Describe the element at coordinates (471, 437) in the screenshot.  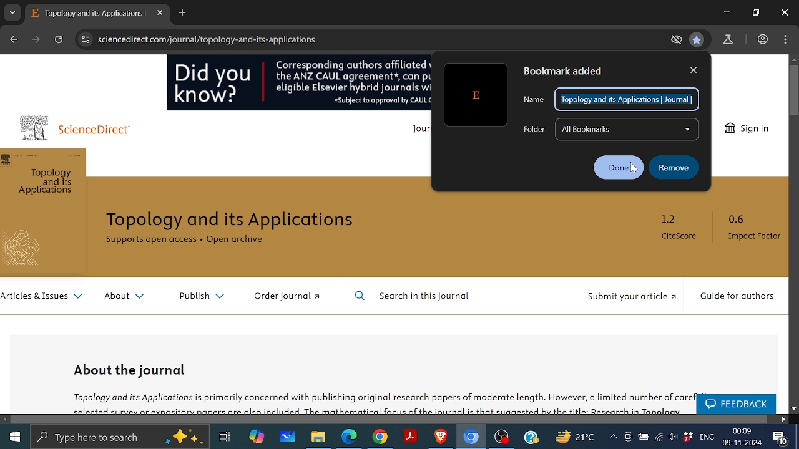
I see `Chromium` at that location.